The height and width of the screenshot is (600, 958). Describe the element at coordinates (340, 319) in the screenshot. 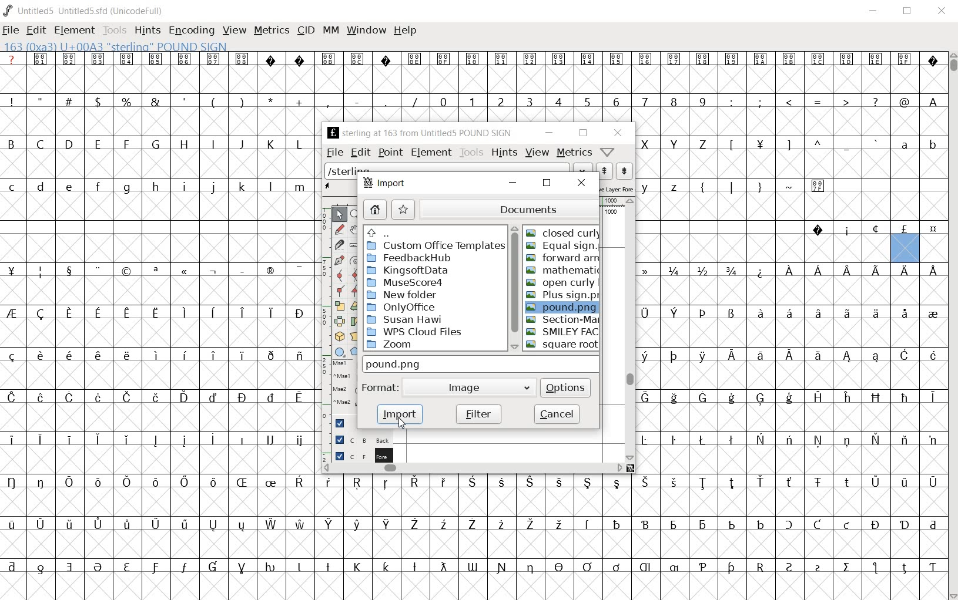

I see `flip` at that location.